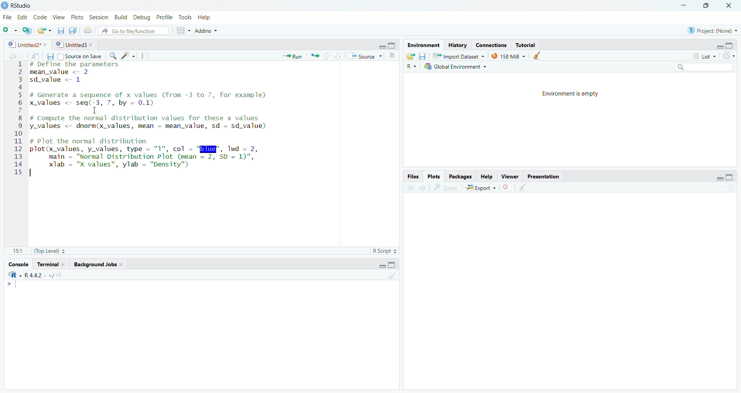 The height and width of the screenshot is (393, 741). Describe the element at coordinates (718, 45) in the screenshot. I see `Minimize/maximize` at that location.